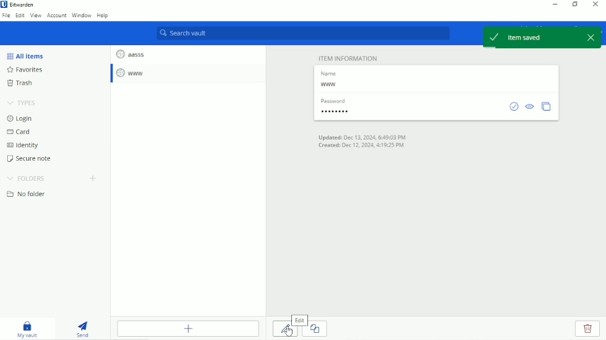 Image resolution: width=606 pixels, height=340 pixels. I want to click on Login, so click(19, 119).